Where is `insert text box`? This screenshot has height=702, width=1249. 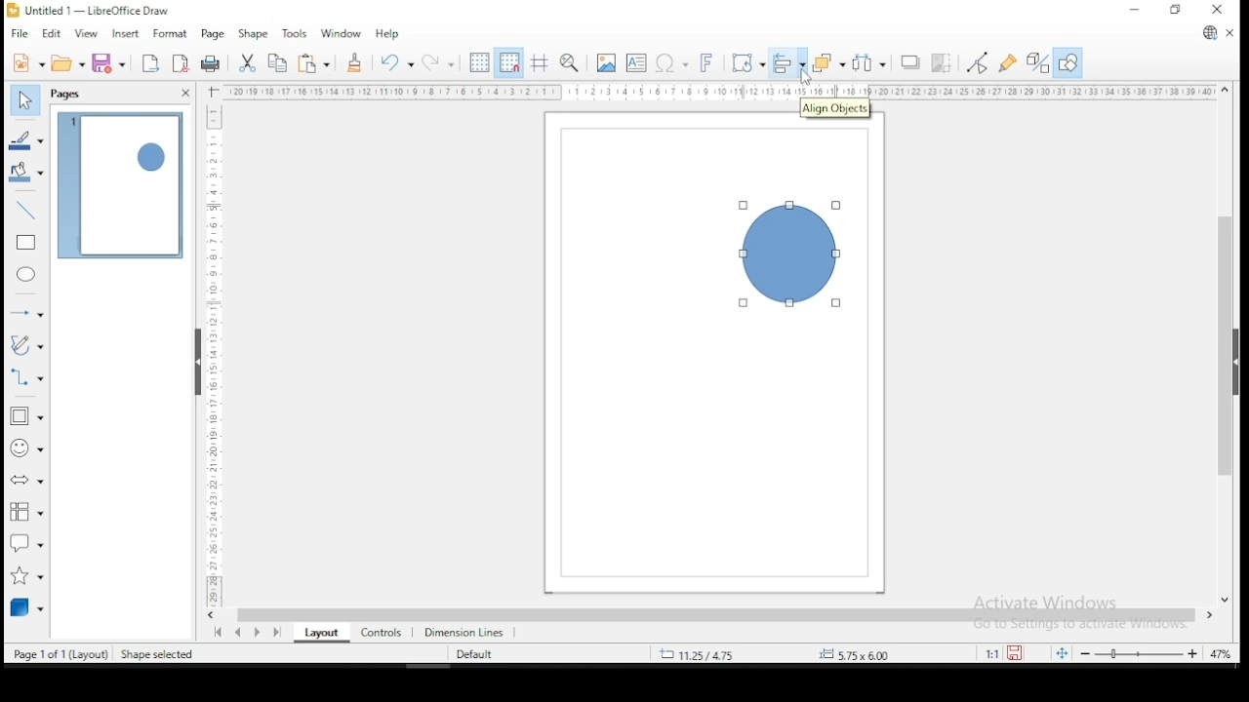
insert text box is located at coordinates (636, 62).